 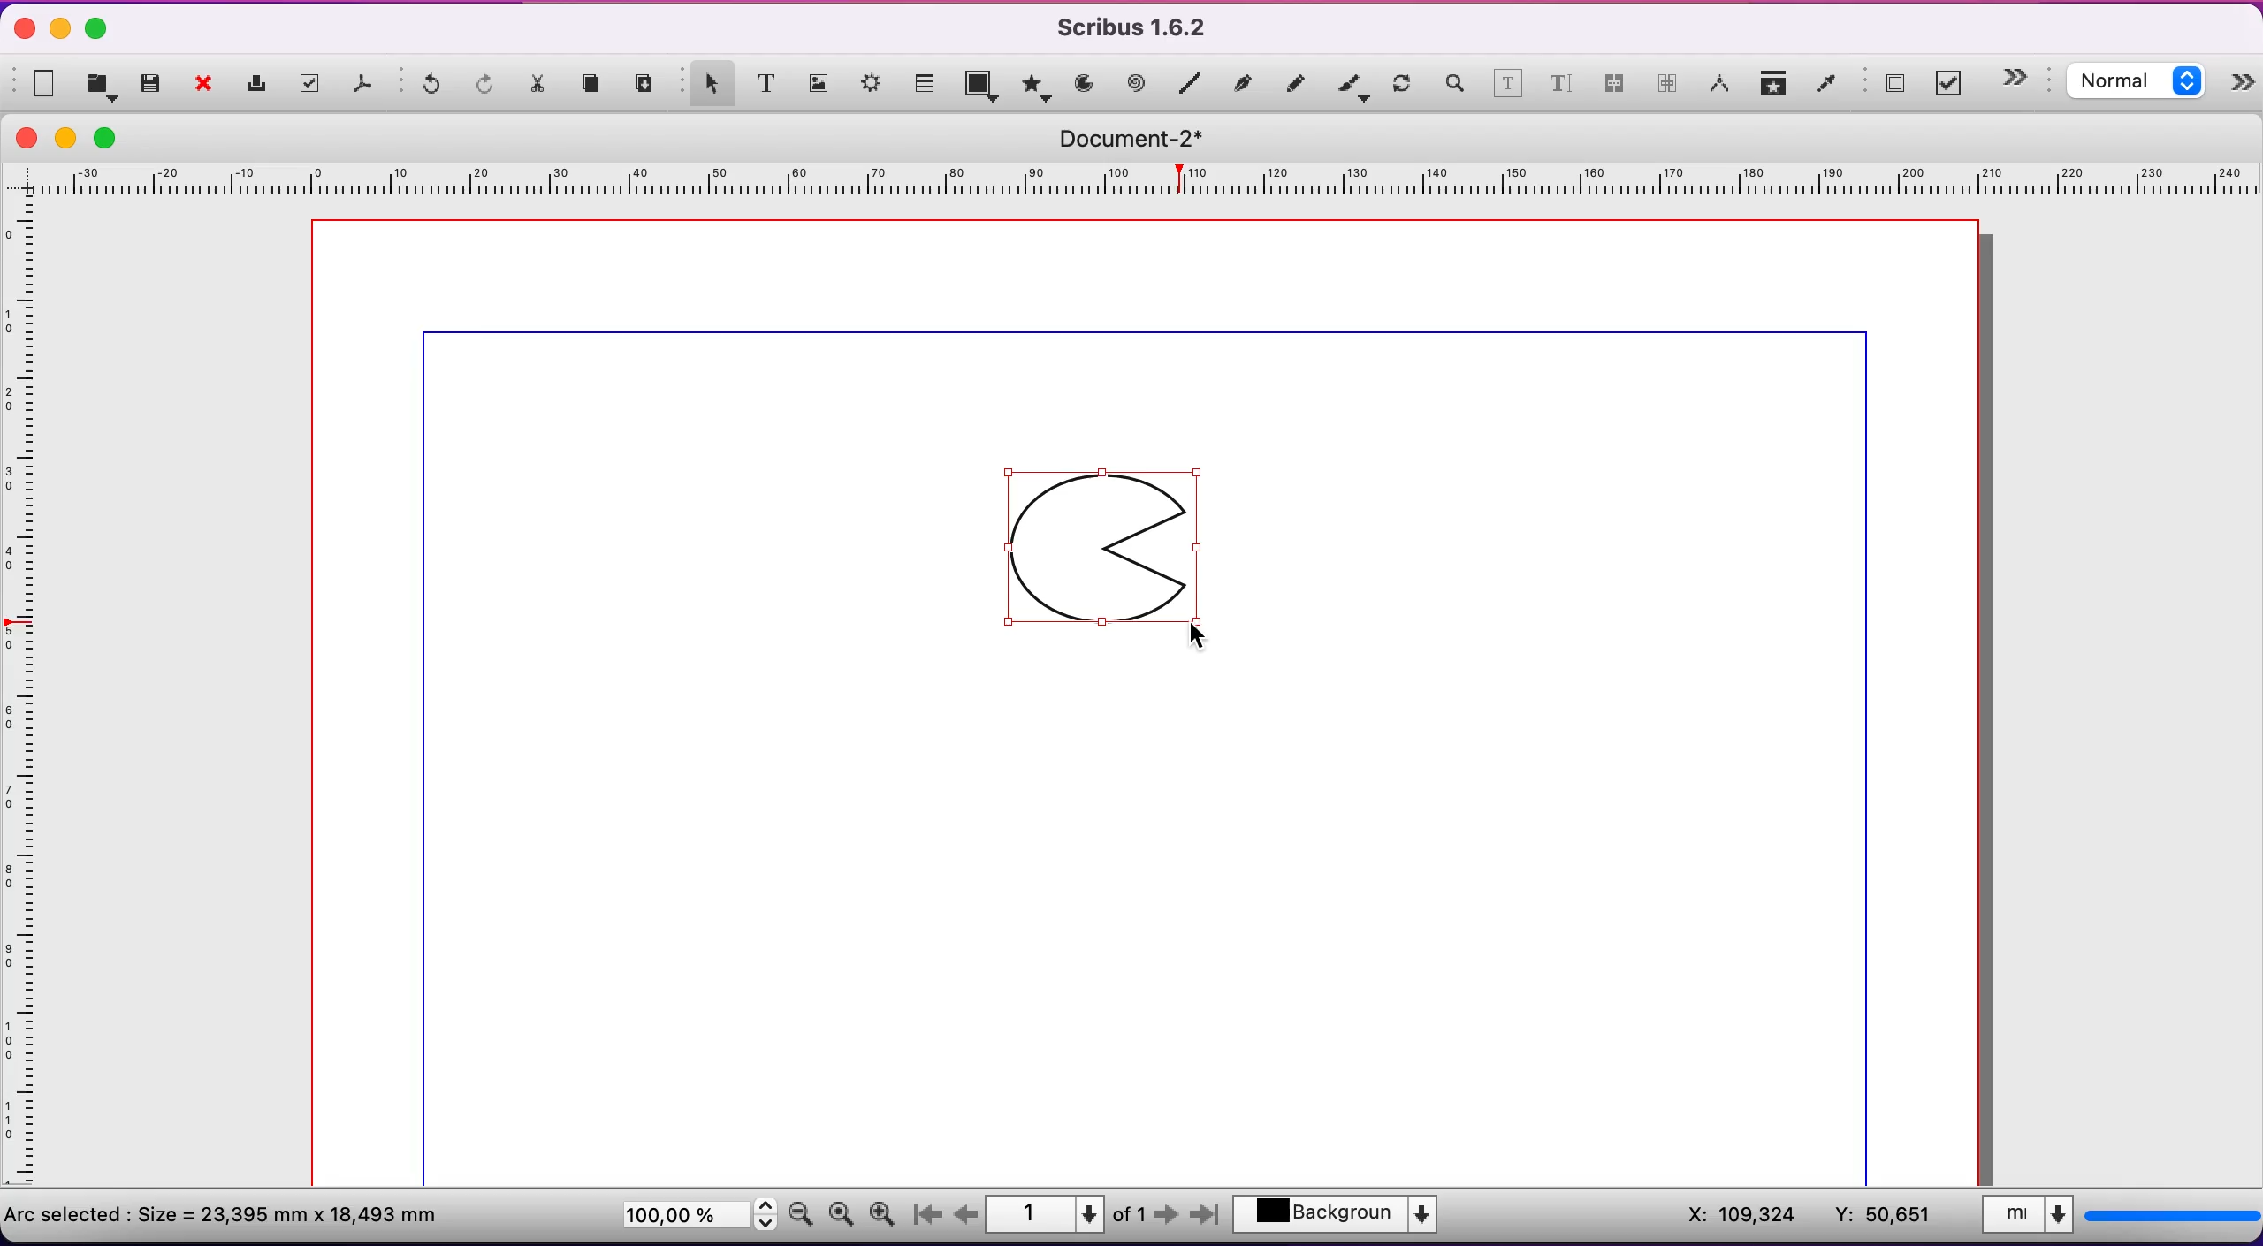 I want to click on cursor, so click(x=1195, y=634).